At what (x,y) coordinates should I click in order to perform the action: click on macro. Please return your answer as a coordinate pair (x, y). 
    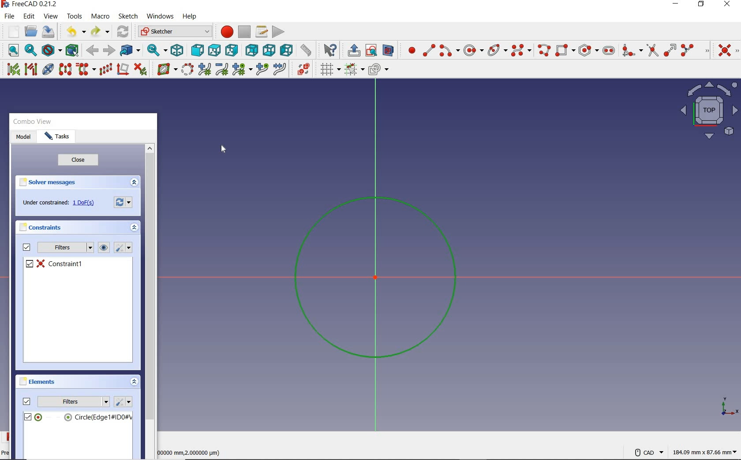
    Looking at the image, I should click on (100, 16).